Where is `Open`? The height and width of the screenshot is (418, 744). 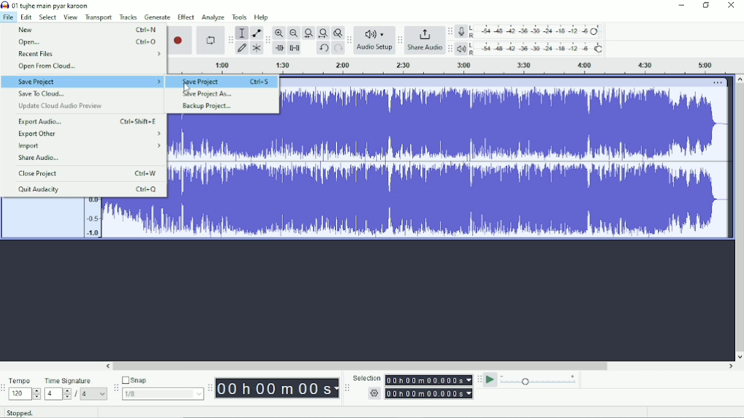 Open is located at coordinates (87, 41).